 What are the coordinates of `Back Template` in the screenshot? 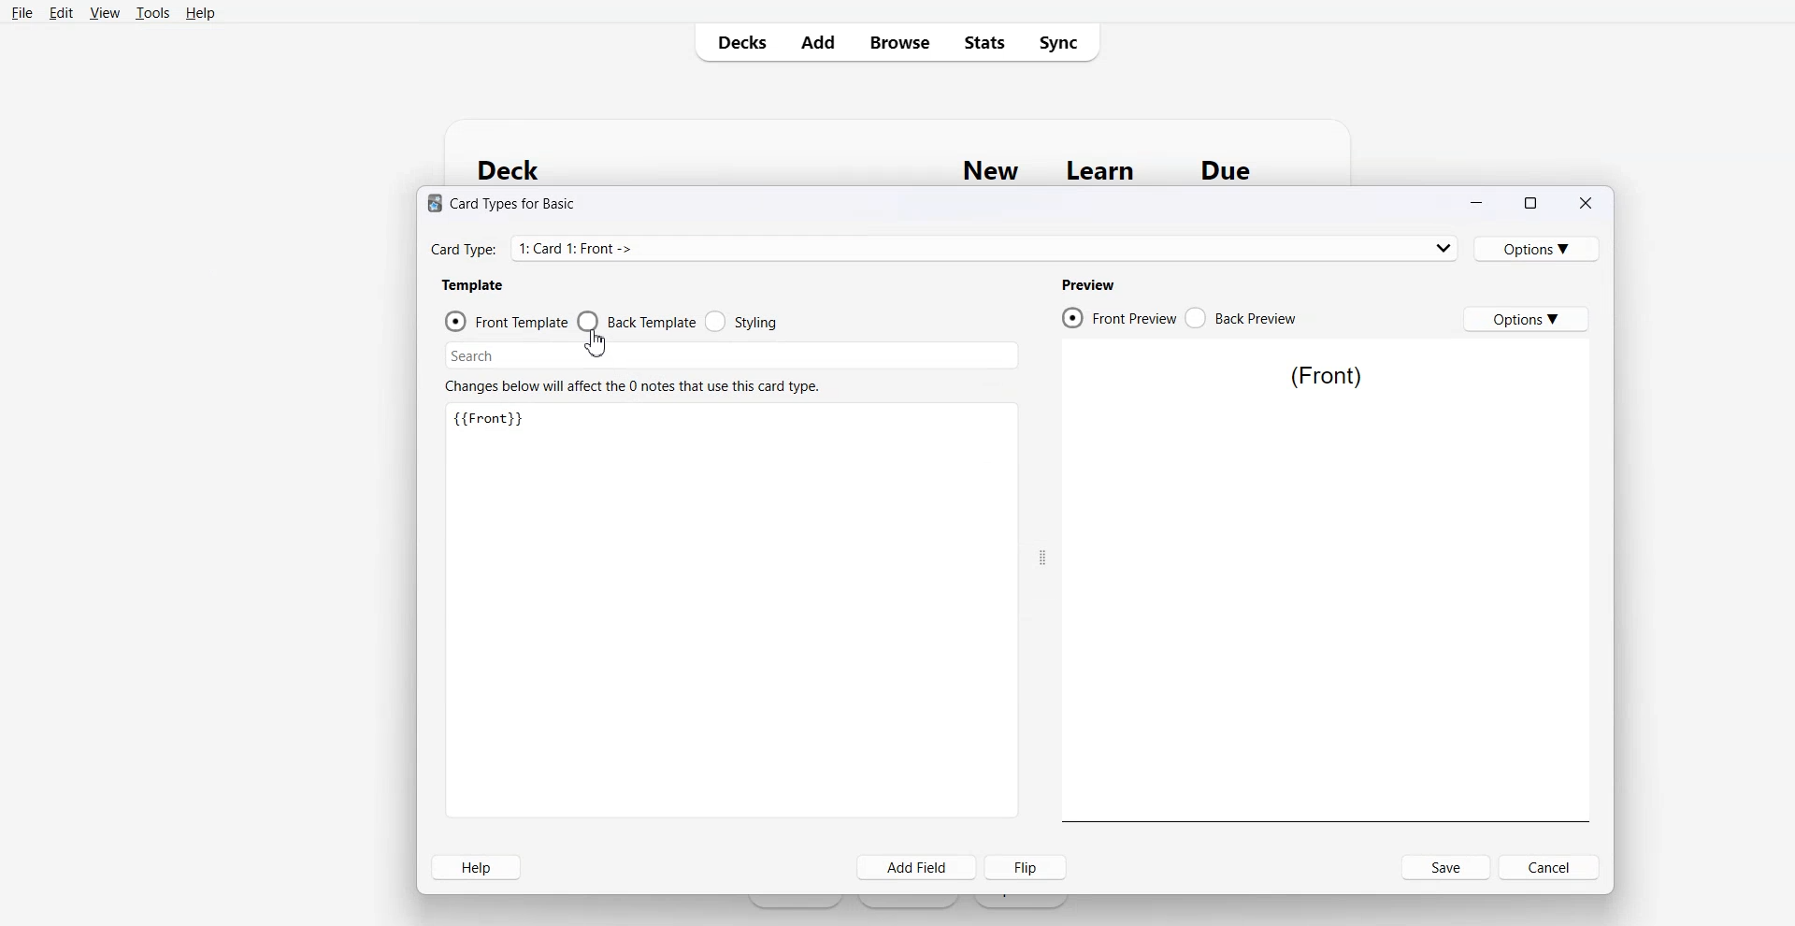 It's located at (637, 320).